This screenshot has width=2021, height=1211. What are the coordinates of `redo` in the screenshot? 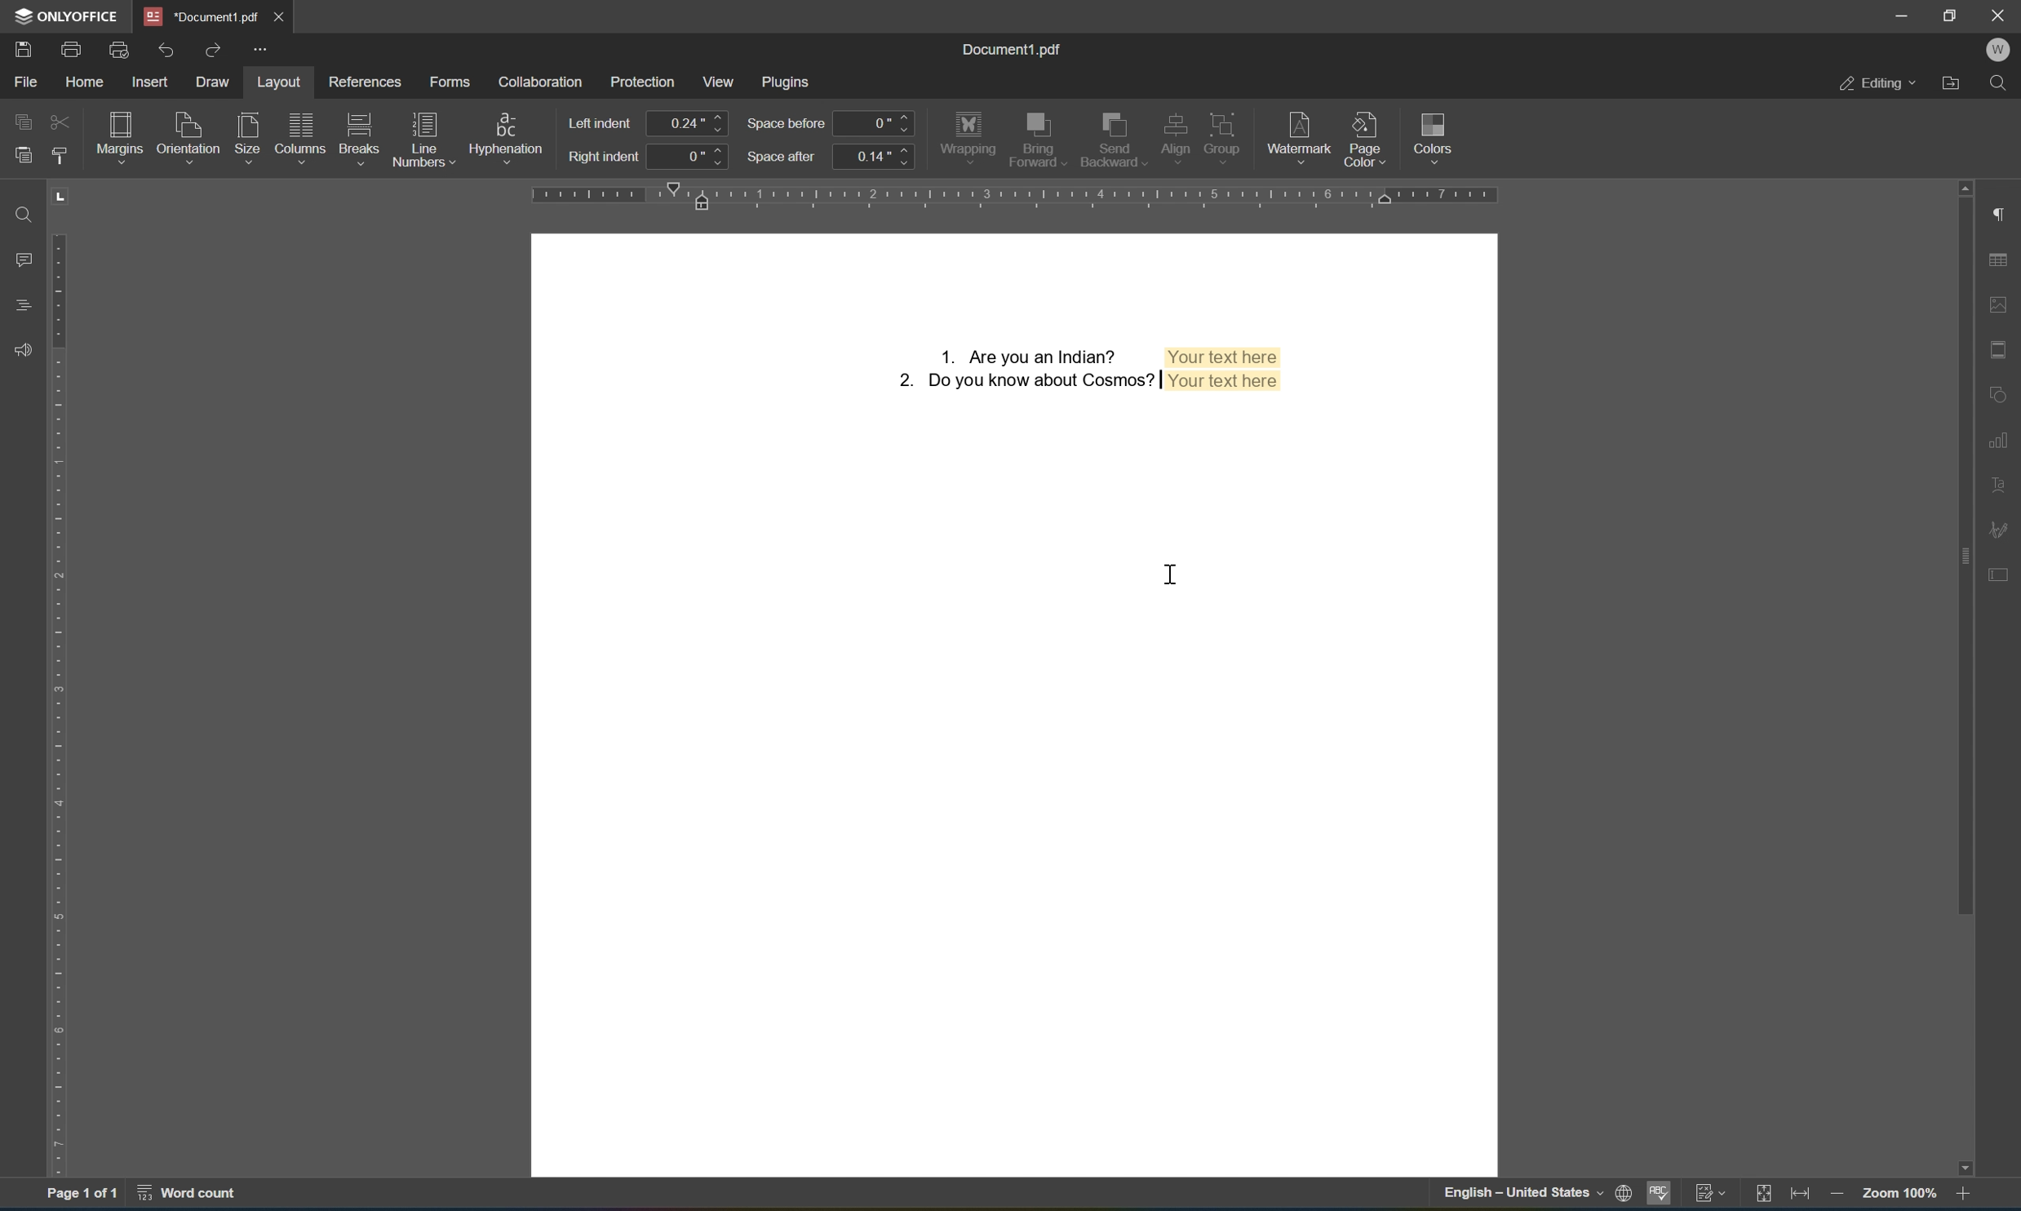 It's located at (211, 48).